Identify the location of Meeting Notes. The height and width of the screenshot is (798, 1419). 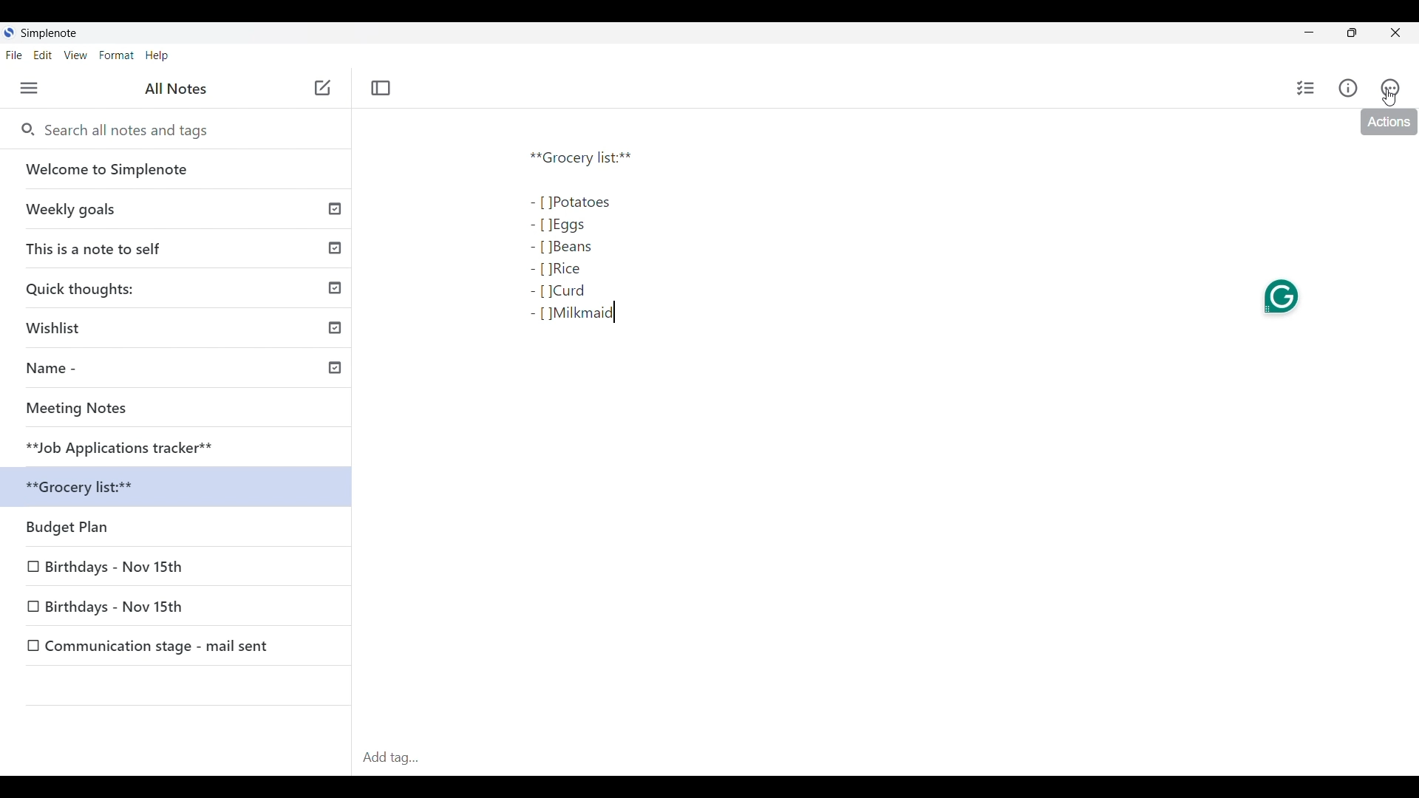
(181, 410).